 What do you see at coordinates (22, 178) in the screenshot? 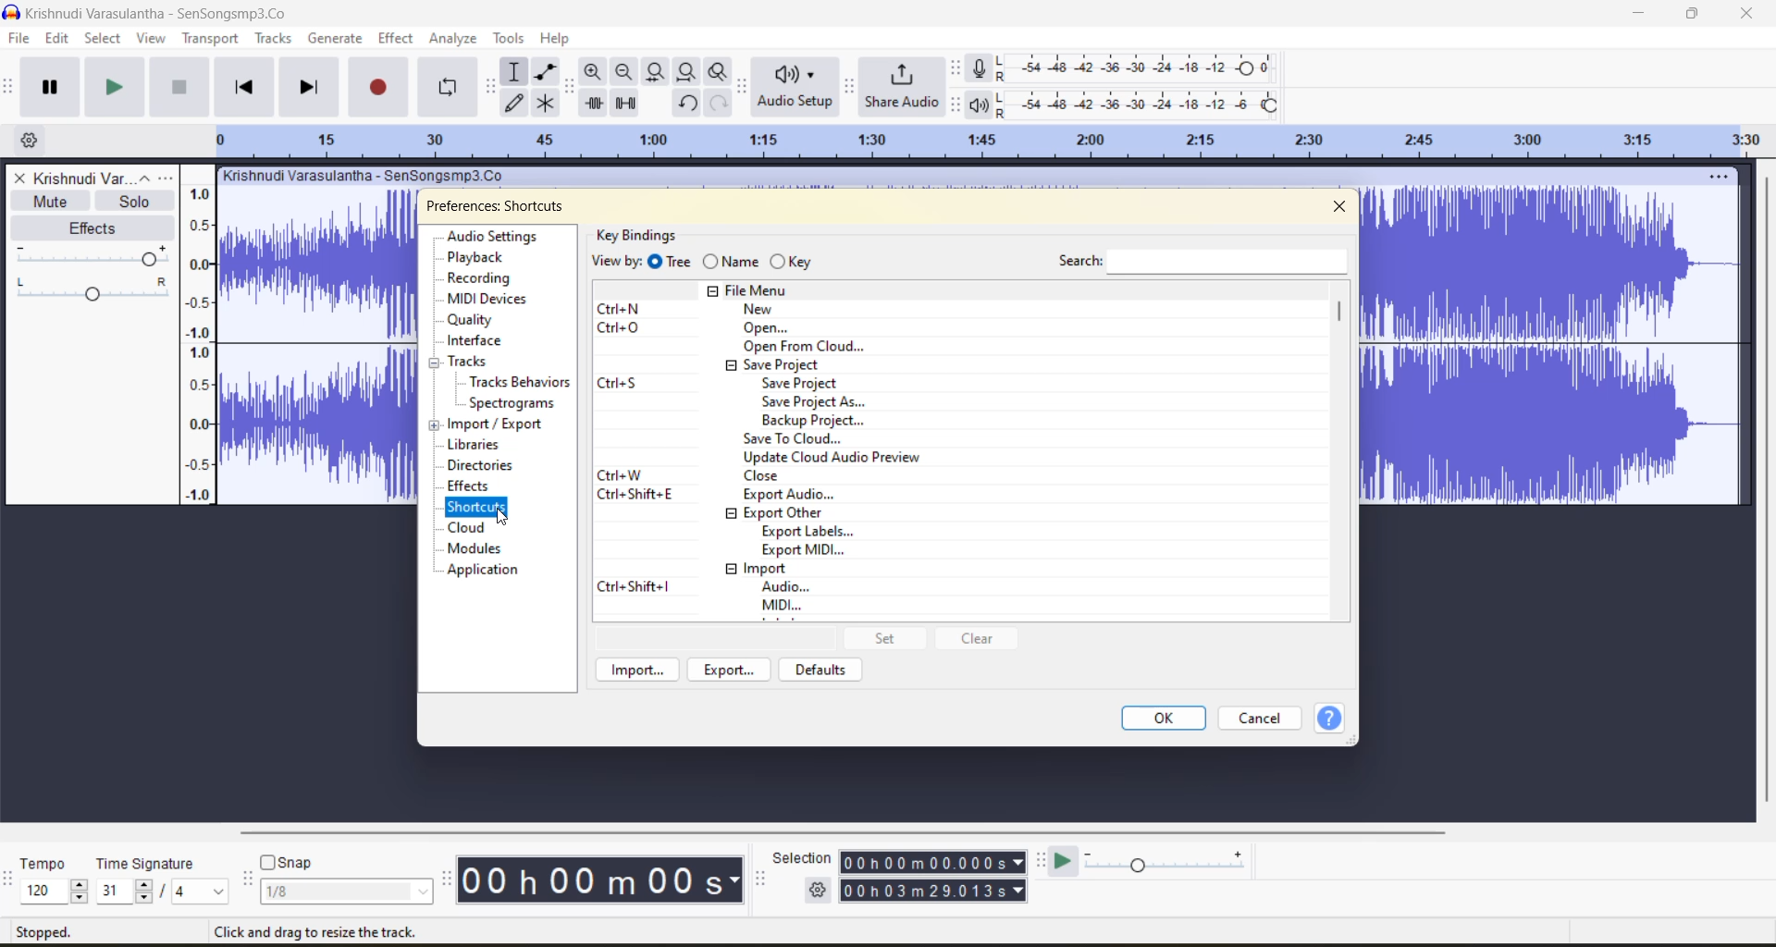
I see `delete track` at bounding box center [22, 178].